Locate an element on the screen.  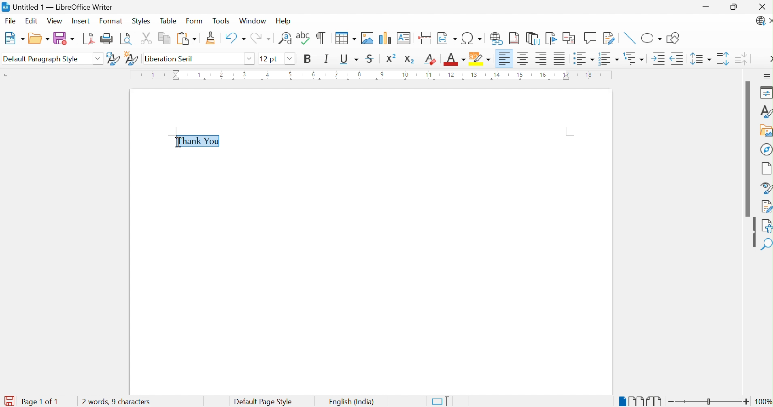
Save is located at coordinates (64, 38).